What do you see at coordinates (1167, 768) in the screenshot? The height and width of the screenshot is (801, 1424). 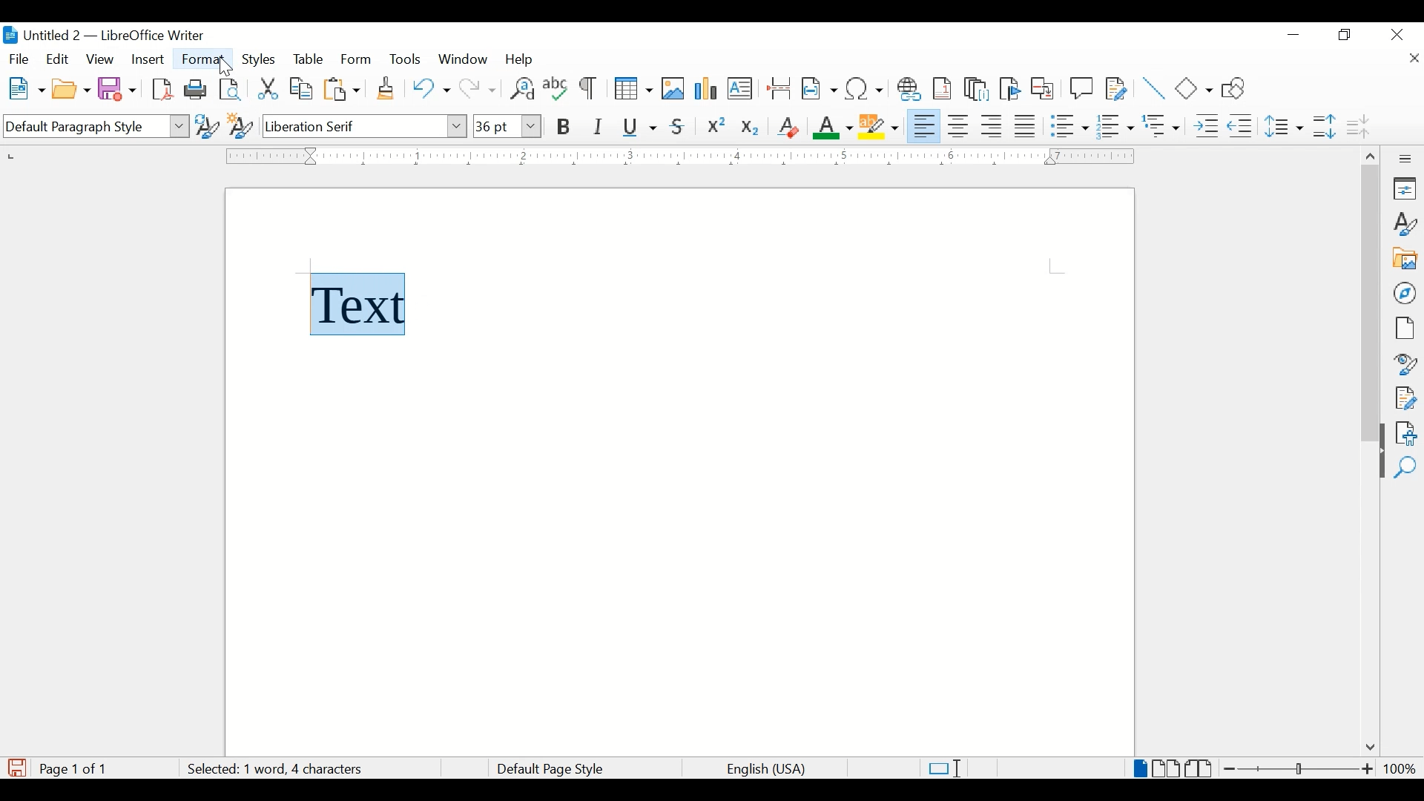 I see `multi page view` at bounding box center [1167, 768].